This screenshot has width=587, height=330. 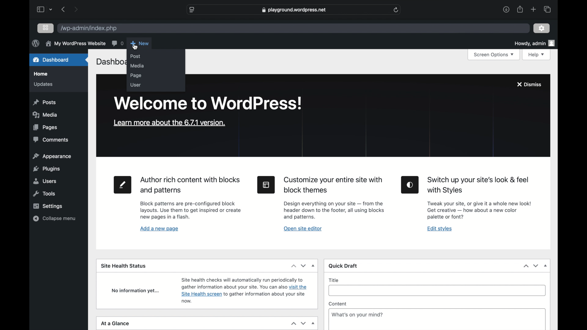 I want to click on stepper buttons, so click(x=530, y=266).